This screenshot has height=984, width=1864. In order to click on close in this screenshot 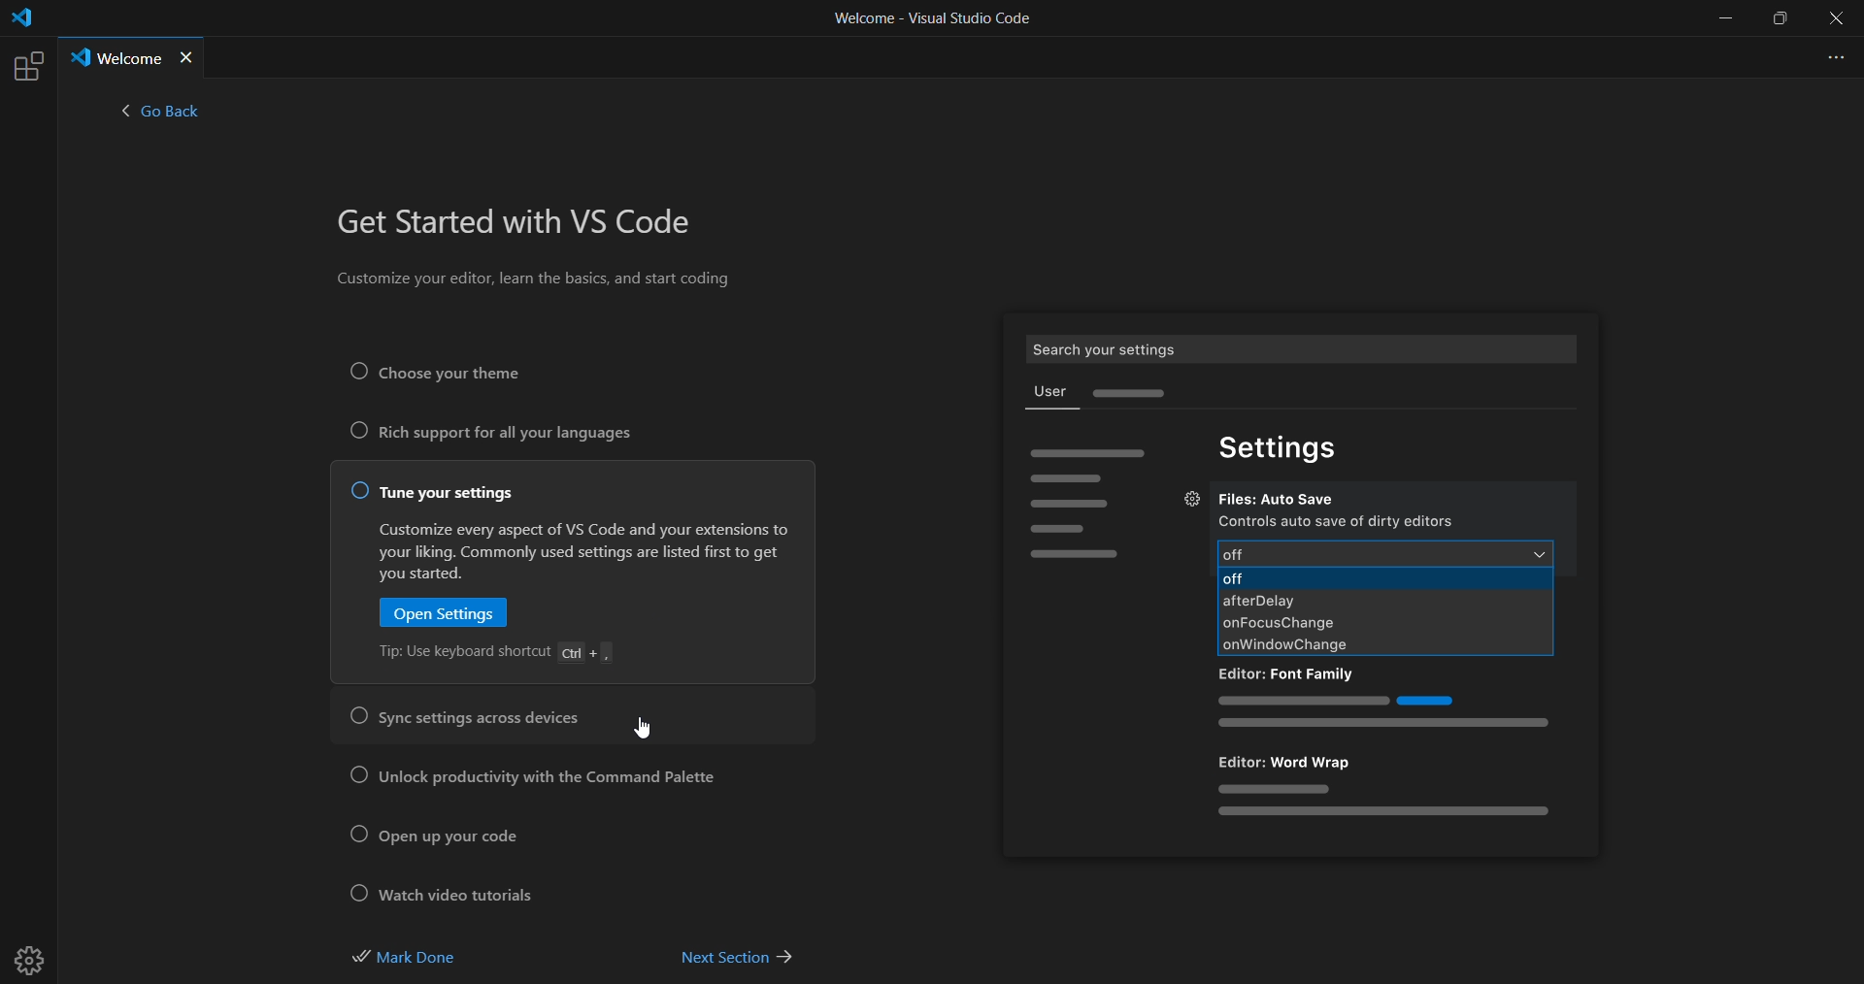, I will do `click(1837, 19)`.